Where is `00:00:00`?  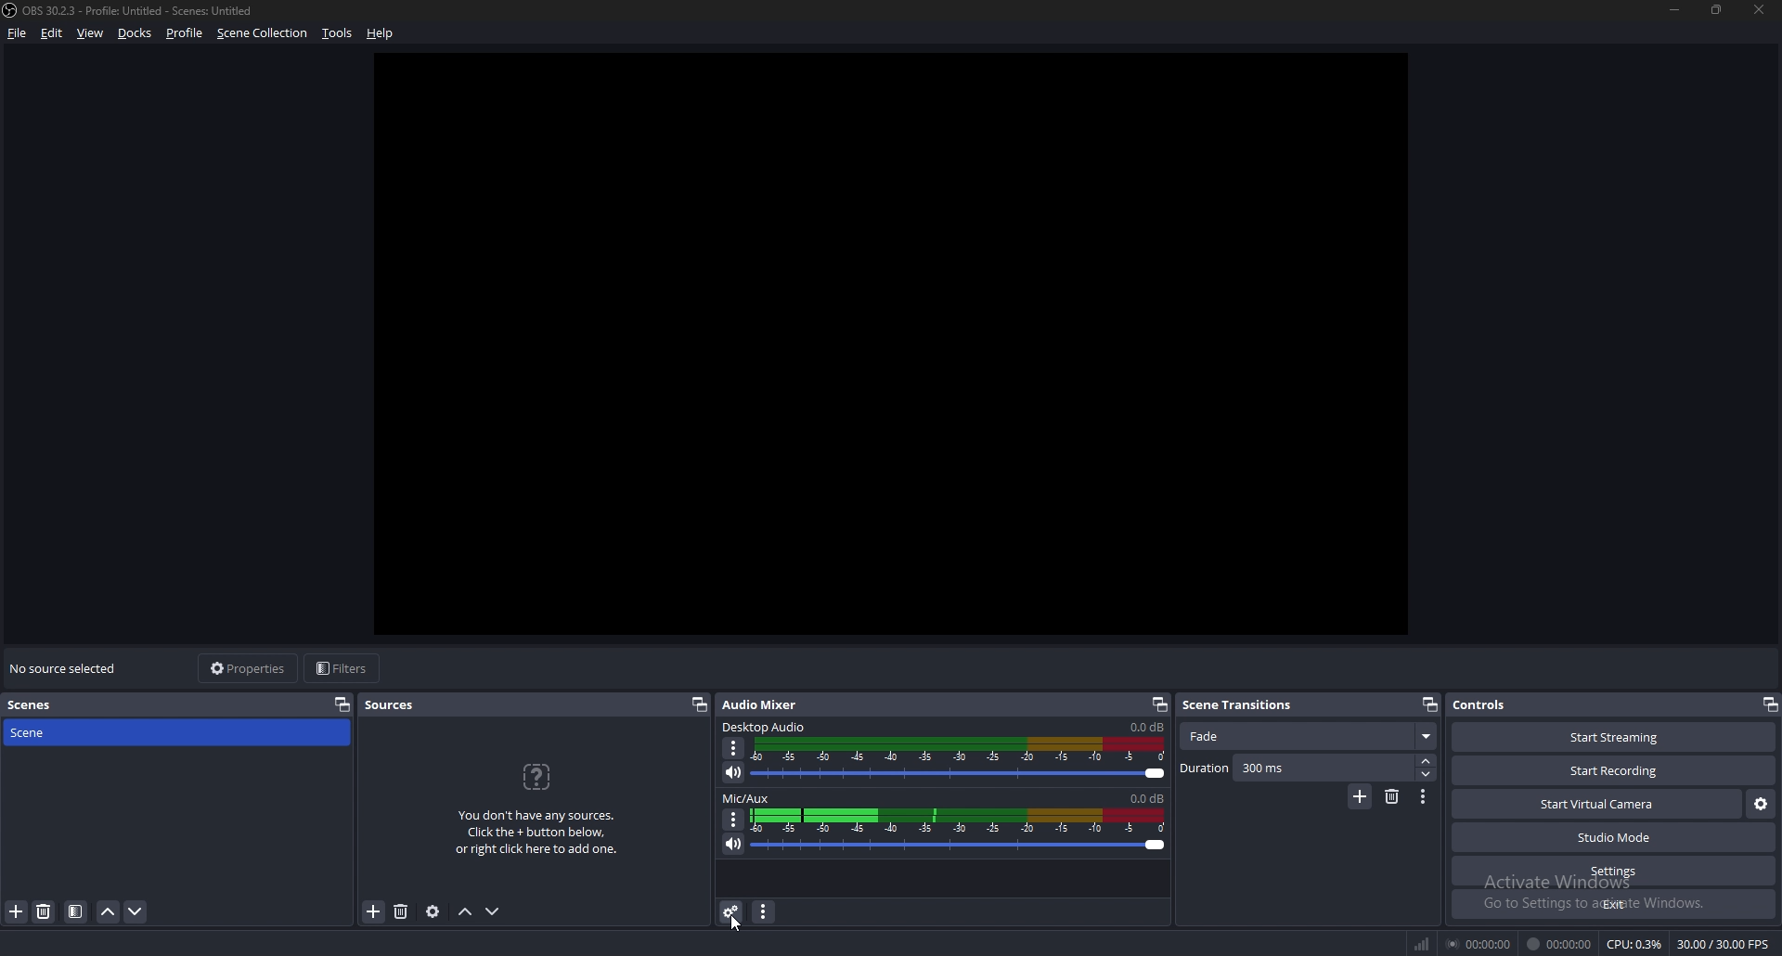 00:00:00 is located at coordinates (1559, 945).